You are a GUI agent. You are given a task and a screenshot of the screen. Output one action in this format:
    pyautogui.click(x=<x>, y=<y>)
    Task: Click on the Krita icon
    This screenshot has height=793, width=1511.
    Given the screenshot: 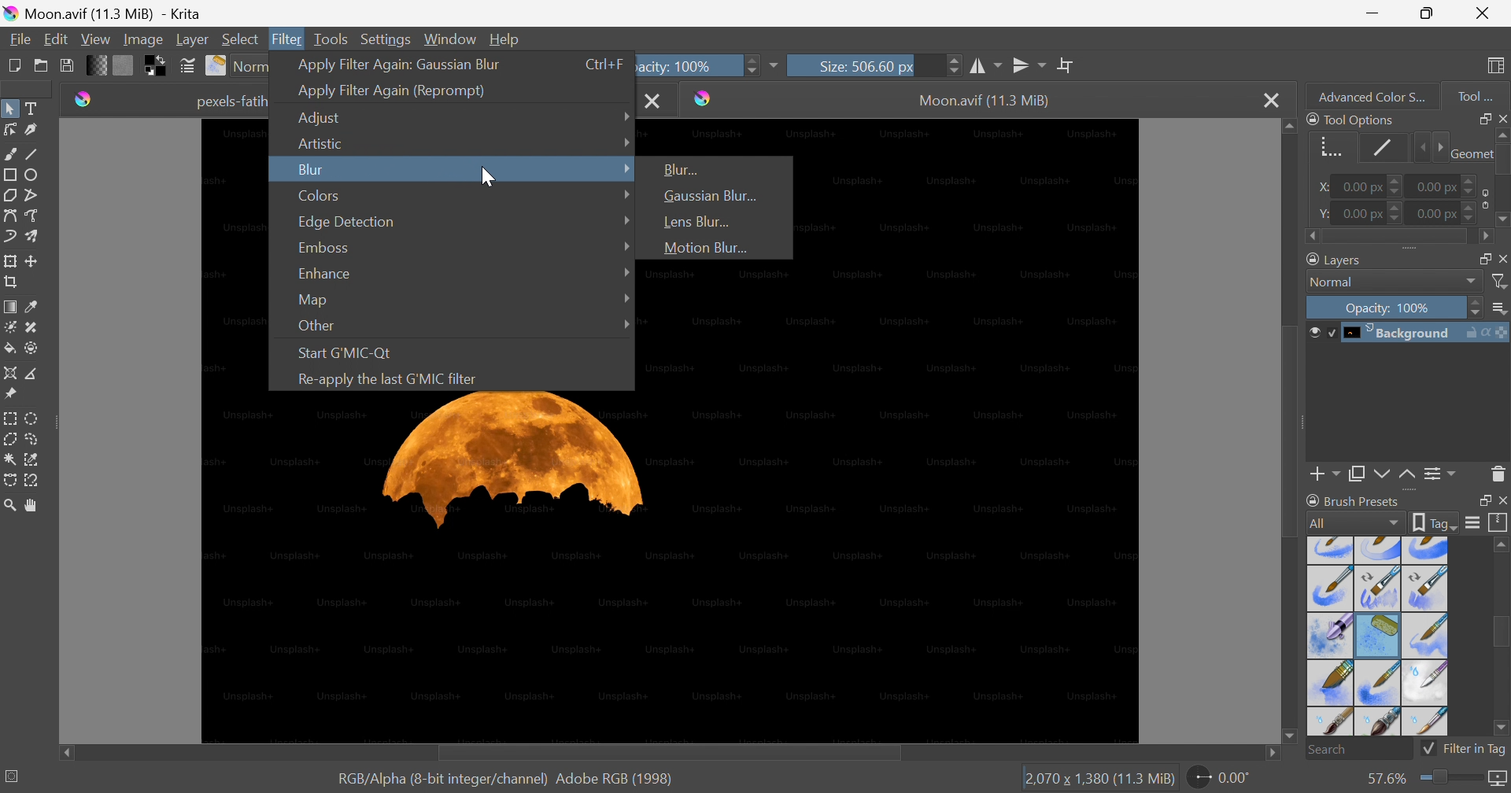 What is the action you would take?
    pyautogui.click(x=707, y=98)
    